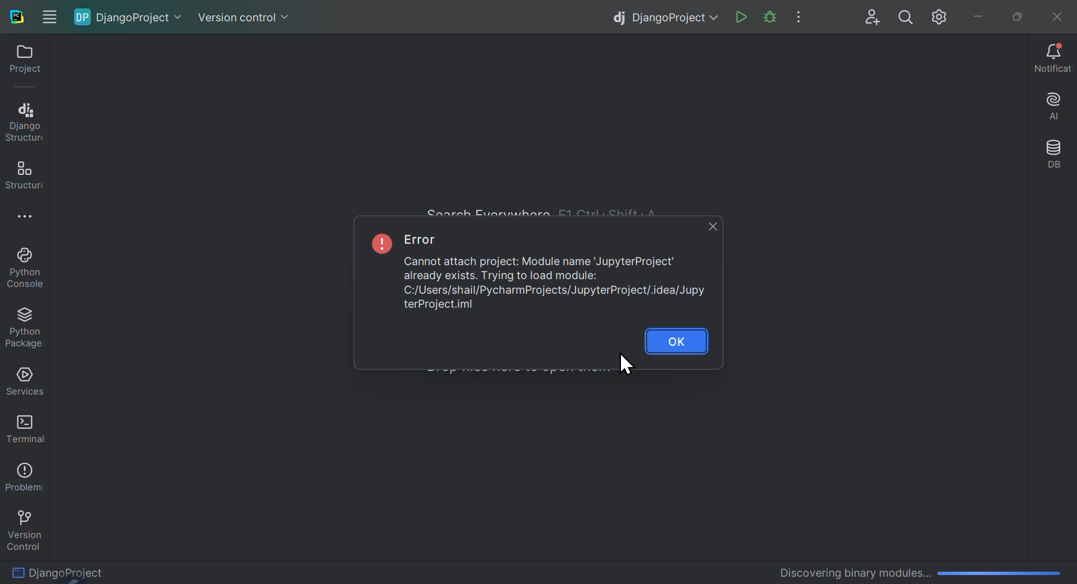 The image size is (1077, 584). Describe the element at coordinates (906, 17) in the screenshot. I see `search` at that location.